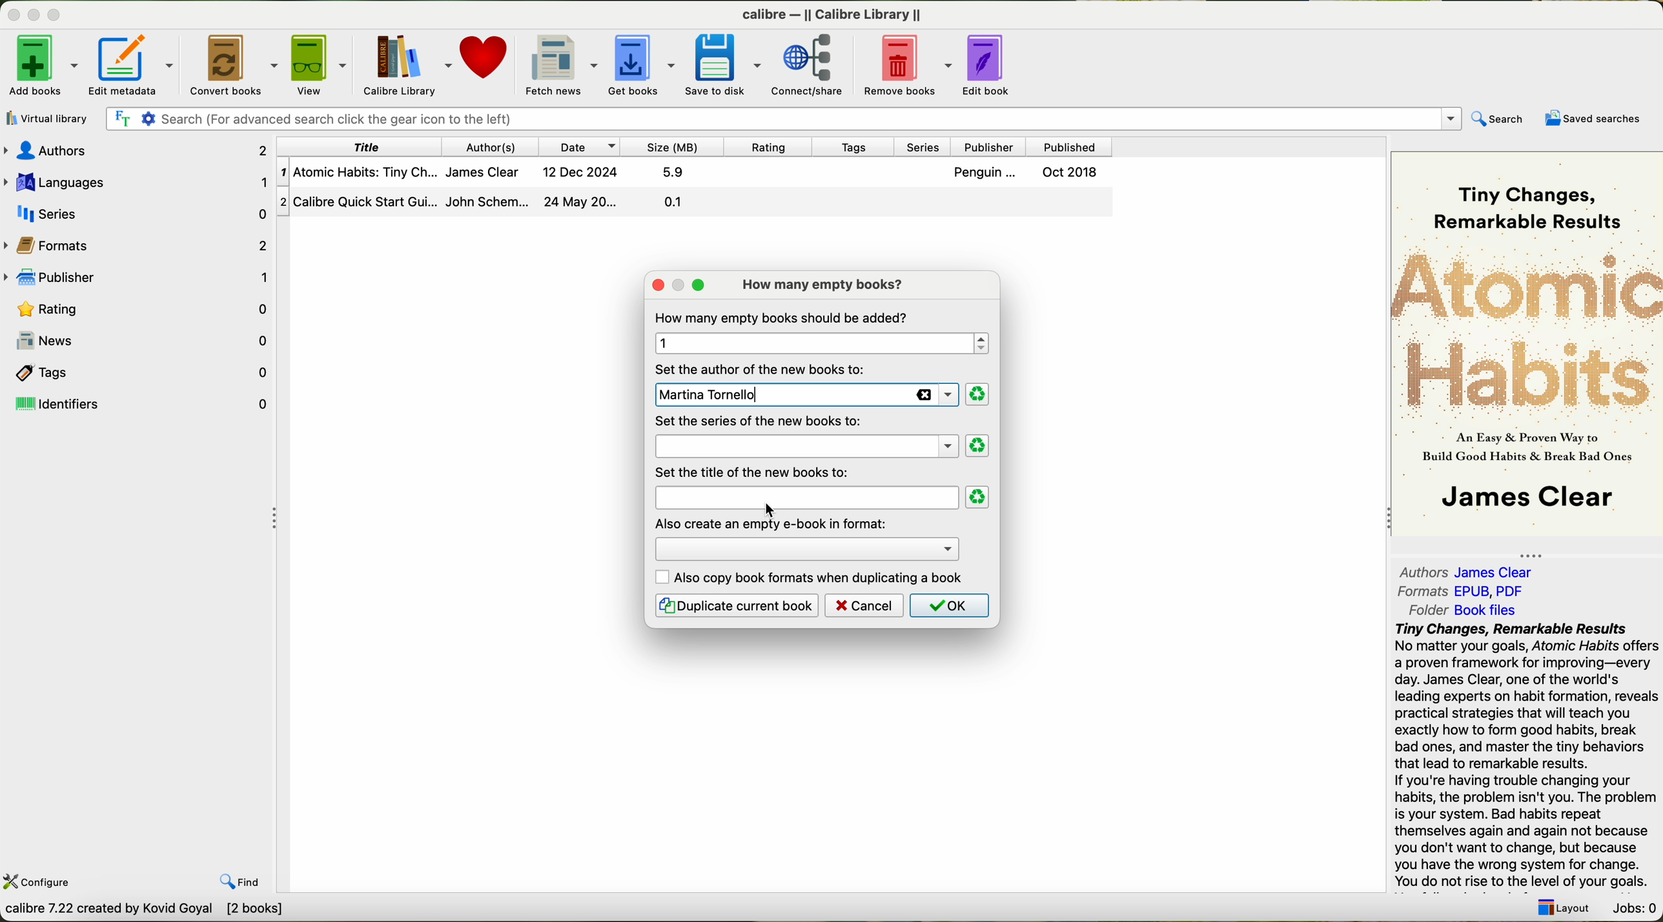 This screenshot has width=1663, height=922. Describe the element at coordinates (699, 175) in the screenshot. I see `first book` at that location.